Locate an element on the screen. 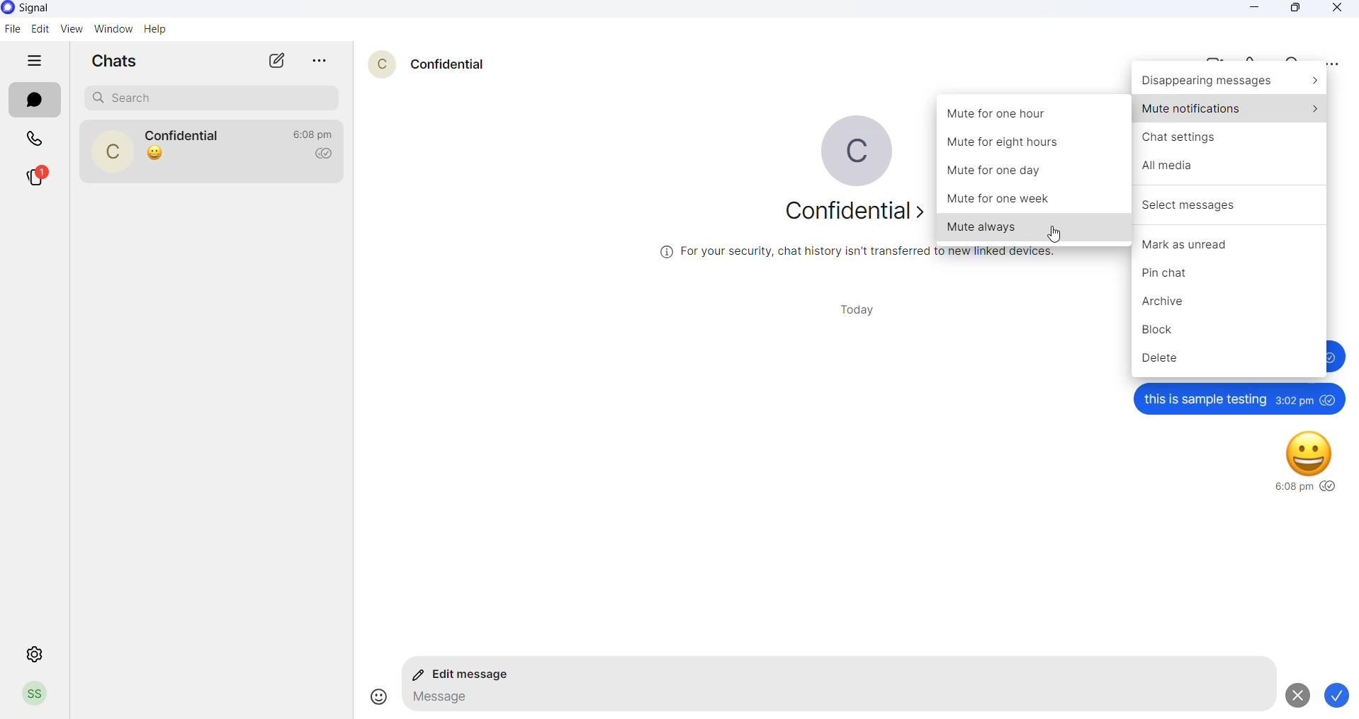  edit is located at coordinates (39, 29).